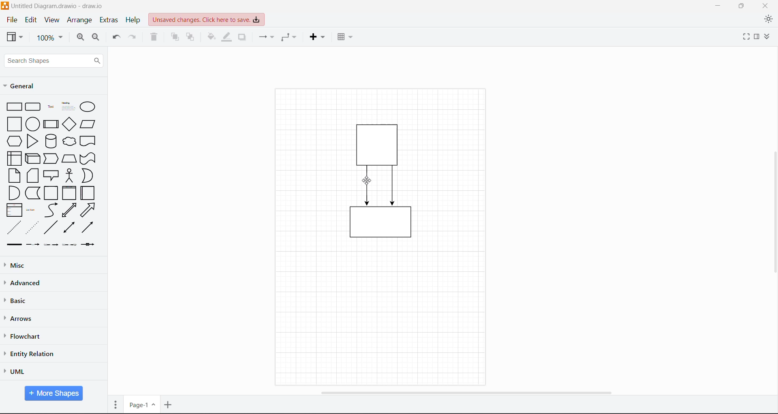 The height and width of the screenshot is (414, 778). What do you see at coordinates (32, 210) in the screenshot?
I see `List Item` at bounding box center [32, 210].